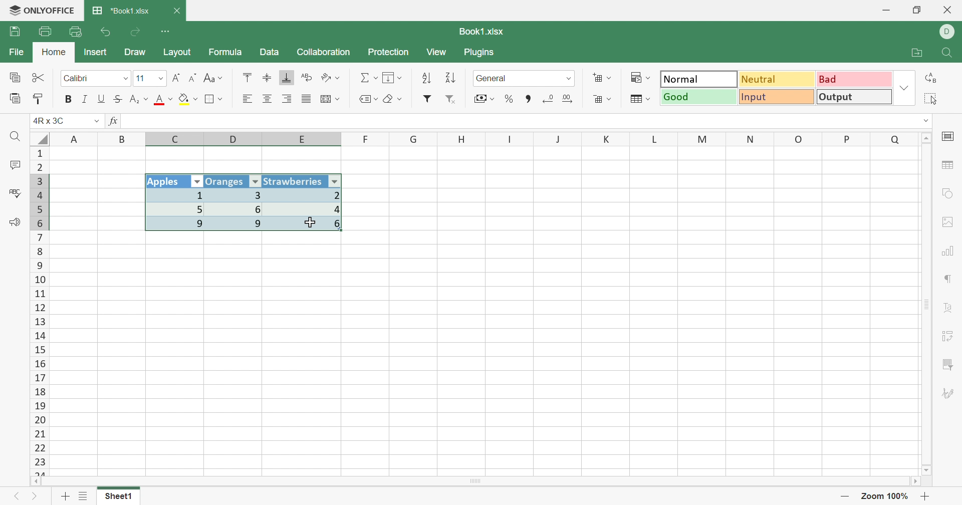 The height and width of the screenshot is (505, 962). What do you see at coordinates (17, 32) in the screenshot?
I see `Save` at bounding box center [17, 32].